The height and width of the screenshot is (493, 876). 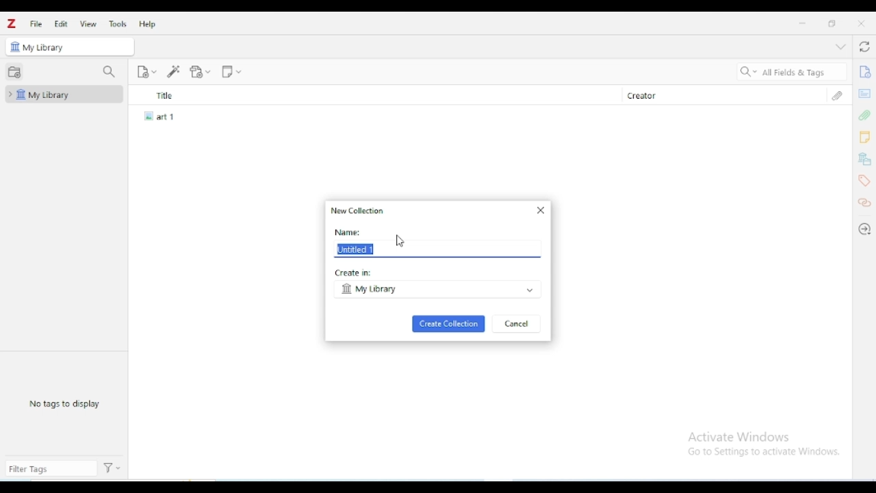 I want to click on cancel, so click(x=517, y=324).